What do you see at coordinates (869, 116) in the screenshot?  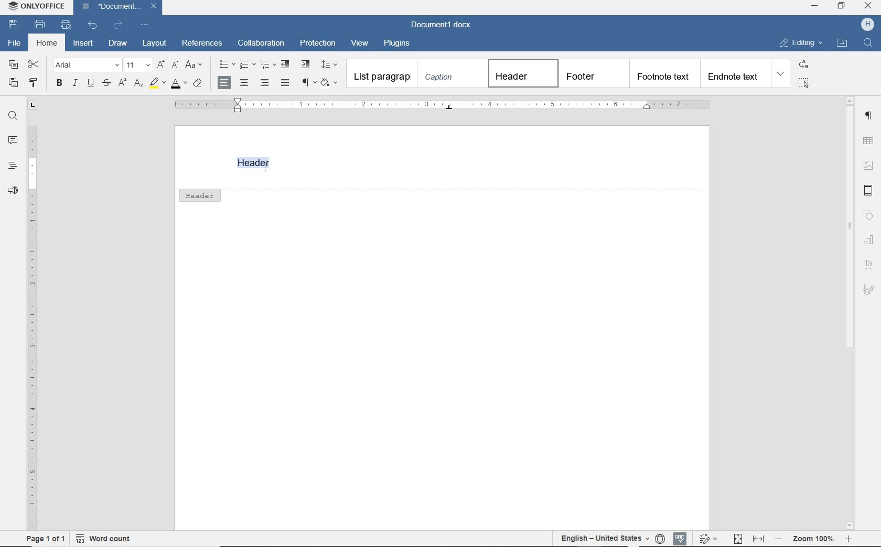 I see `PARAGRAPH SETTINGS` at bounding box center [869, 116].